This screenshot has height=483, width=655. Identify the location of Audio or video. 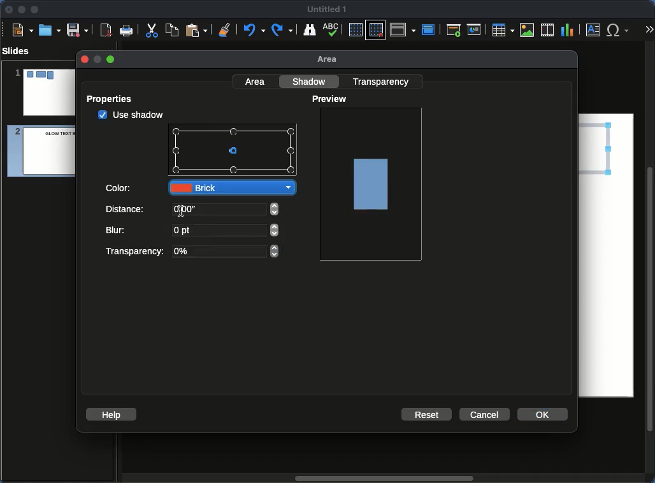
(548, 30).